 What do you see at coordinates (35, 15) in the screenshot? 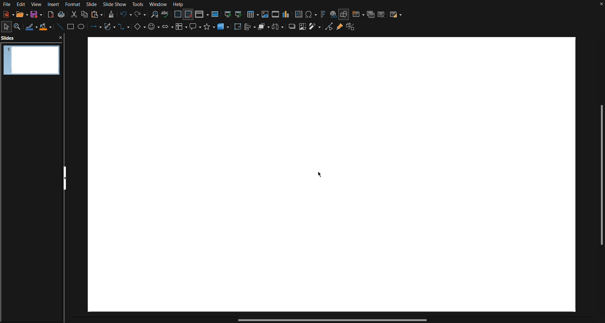
I see `Save` at bounding box center [35, 15].